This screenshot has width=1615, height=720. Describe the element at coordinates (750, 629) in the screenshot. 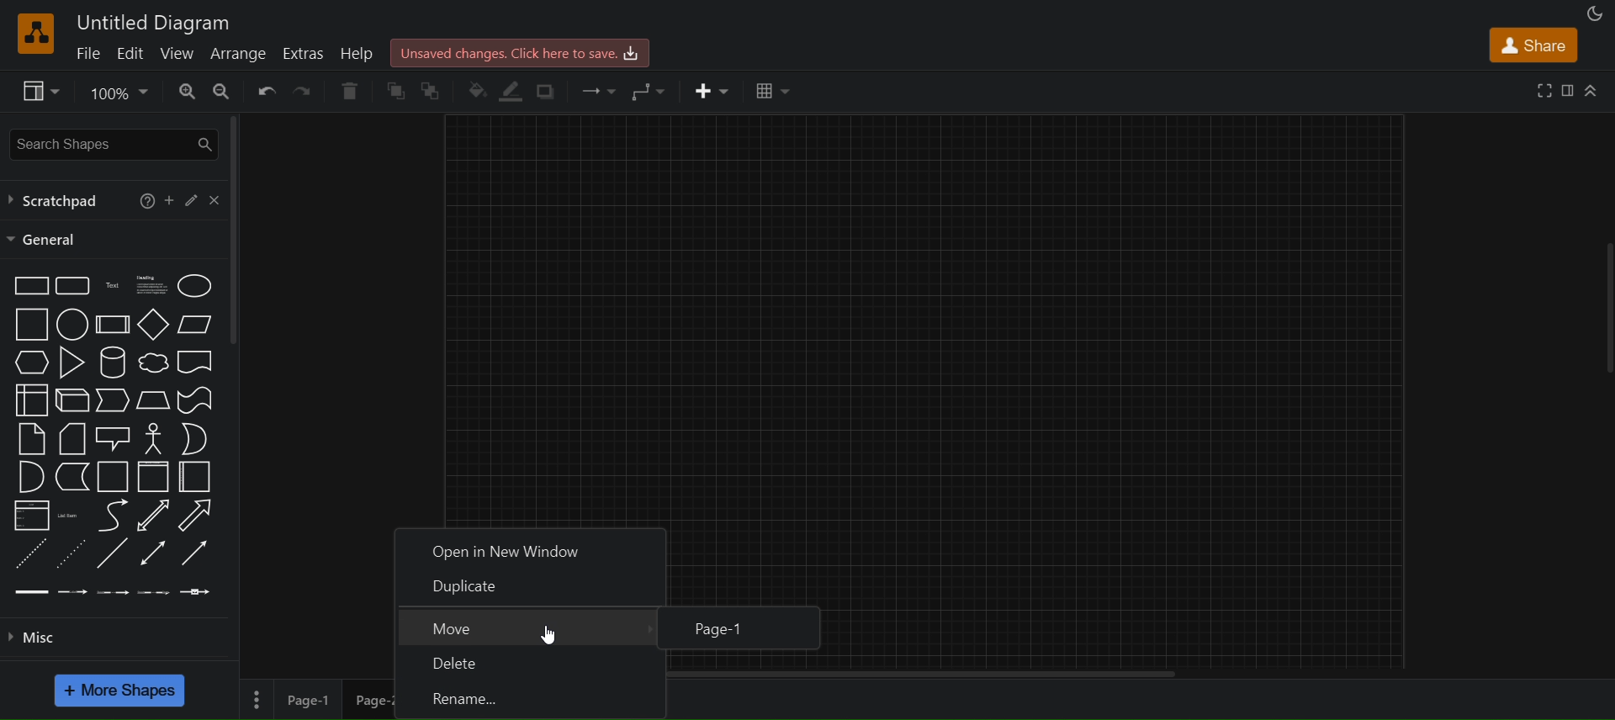

I see `page-1` at that location.